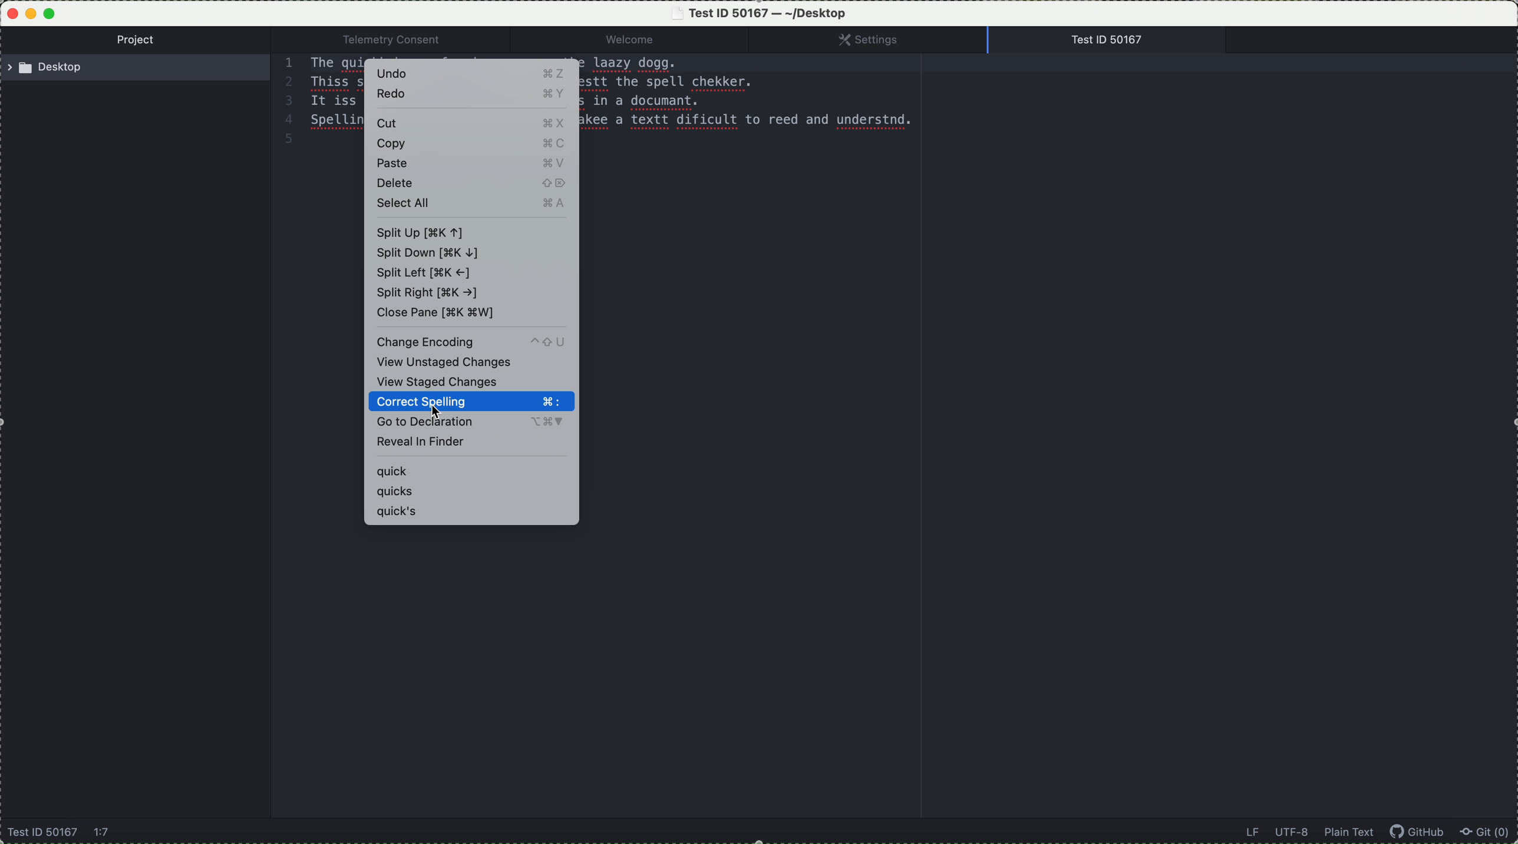 The width and height of the screenshot is (1518, 844). I want to click on view staged changes, so click(442, 383).